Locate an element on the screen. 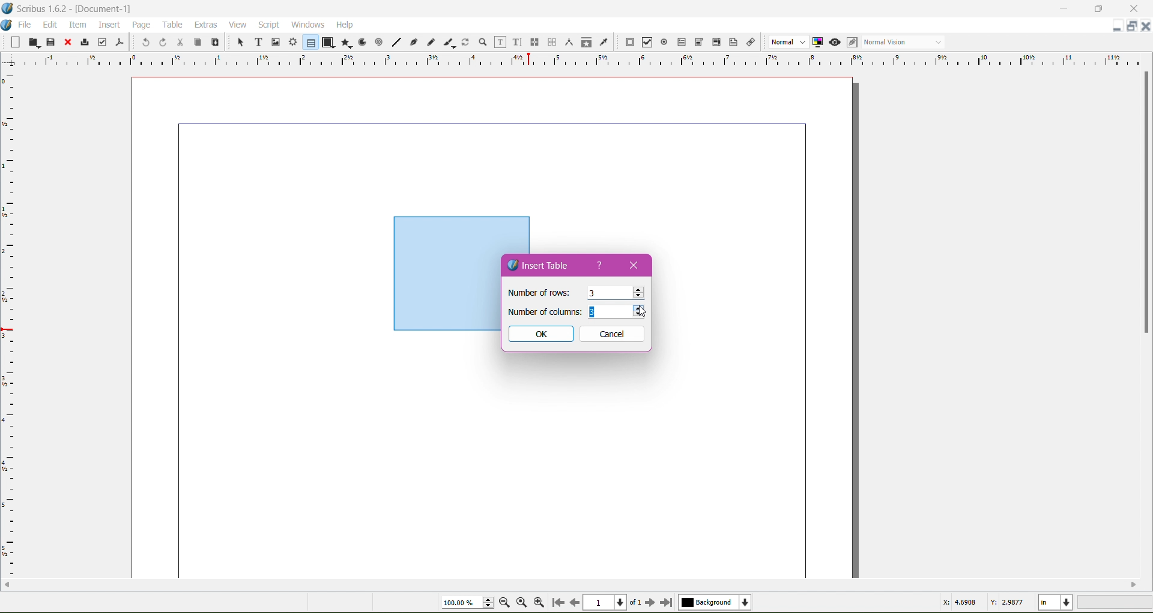 This screenshot has width=1153, height=613. Print is located at coordinates (83, 43).